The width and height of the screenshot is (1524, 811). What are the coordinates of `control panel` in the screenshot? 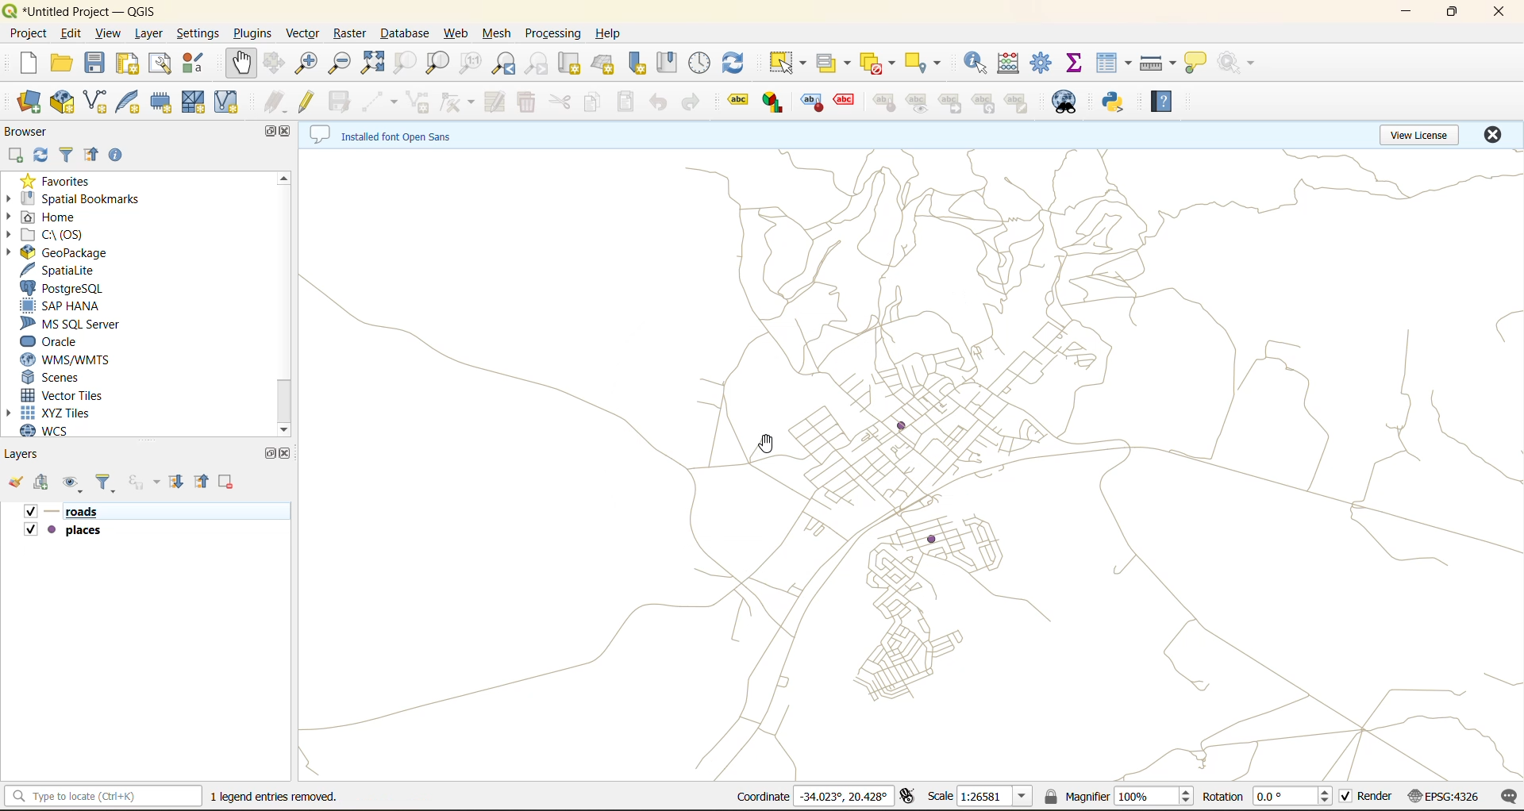 It's located at (702, 63).